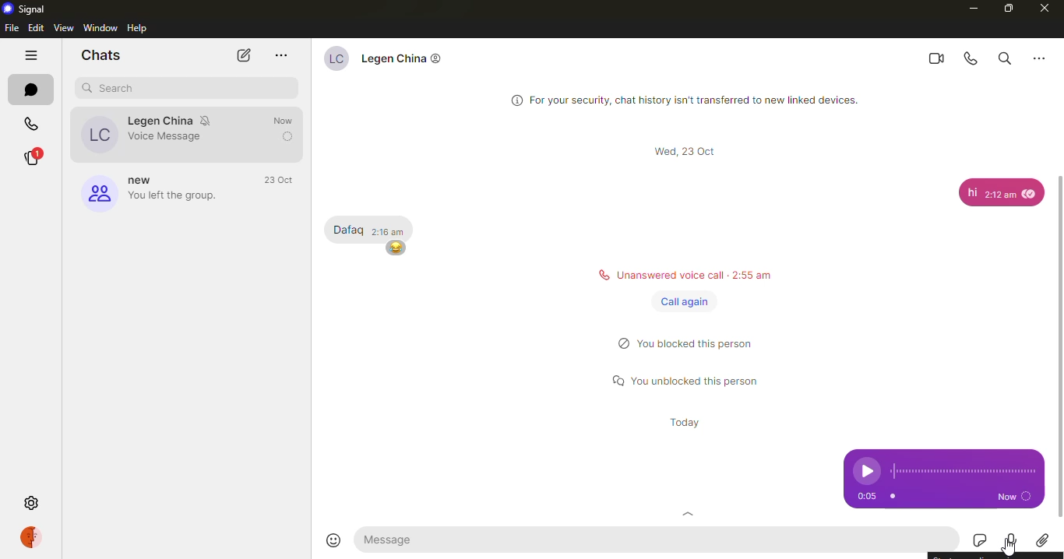  Describe the element at coordinates (100, 57) in the screenshot. I see `chats` at that location.